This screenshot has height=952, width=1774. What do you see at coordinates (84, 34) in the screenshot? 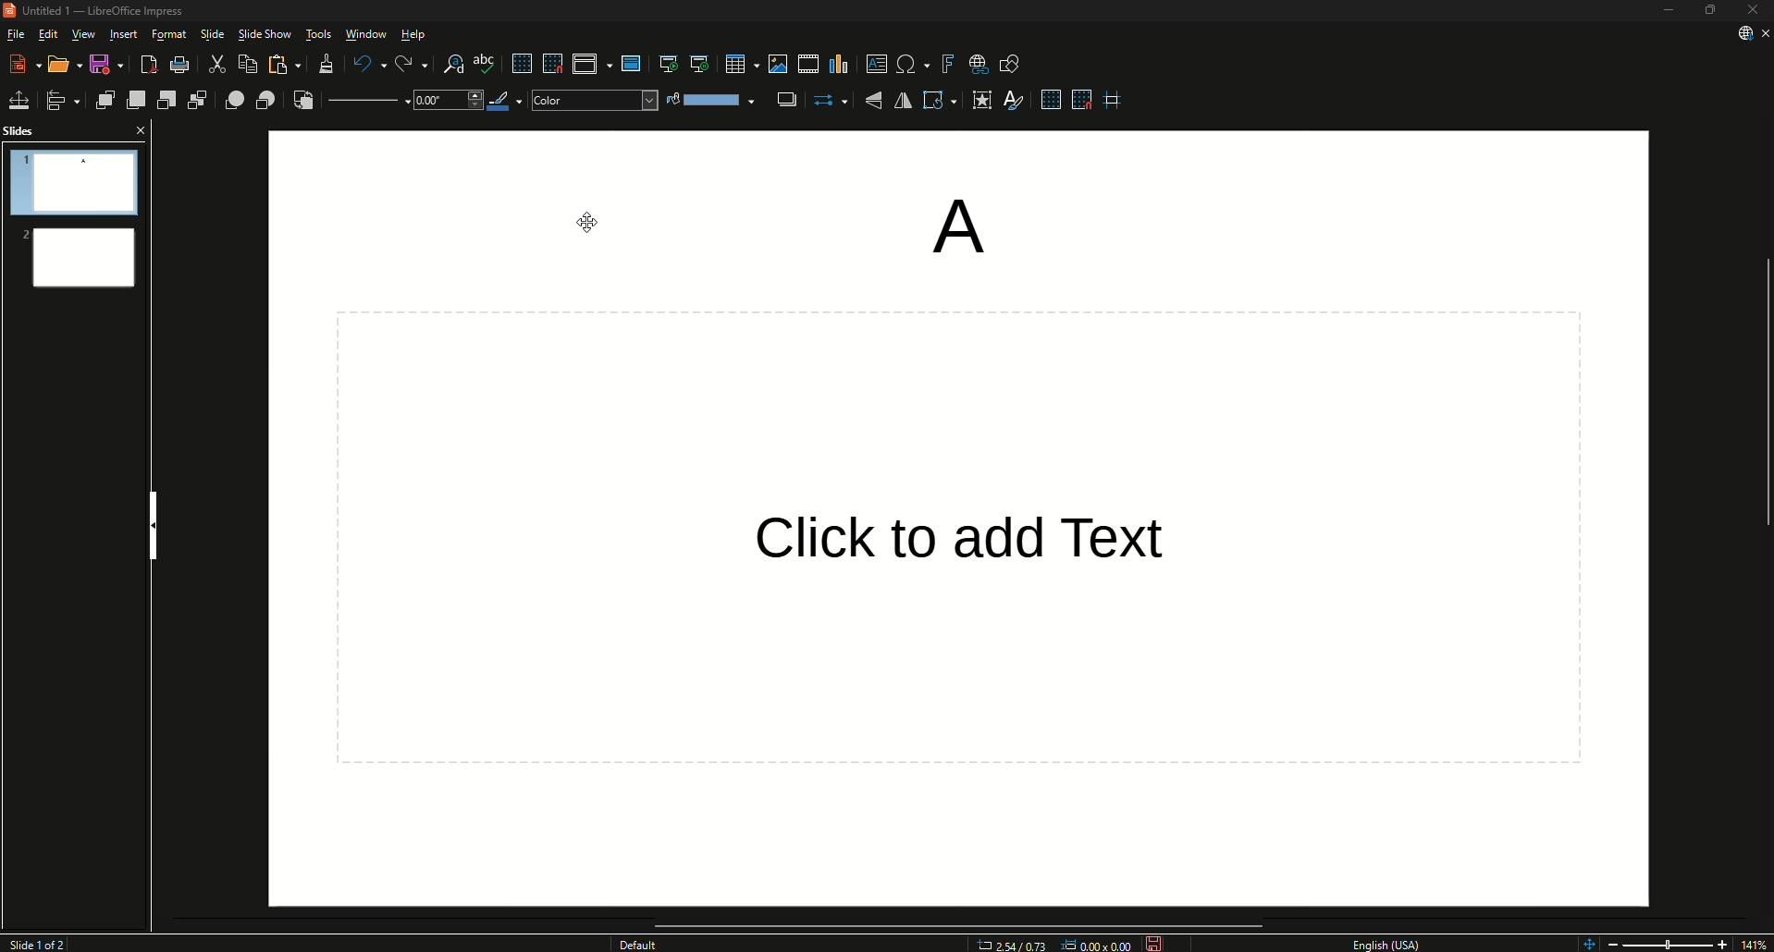
I see `View` at bounding box center [84, 34].